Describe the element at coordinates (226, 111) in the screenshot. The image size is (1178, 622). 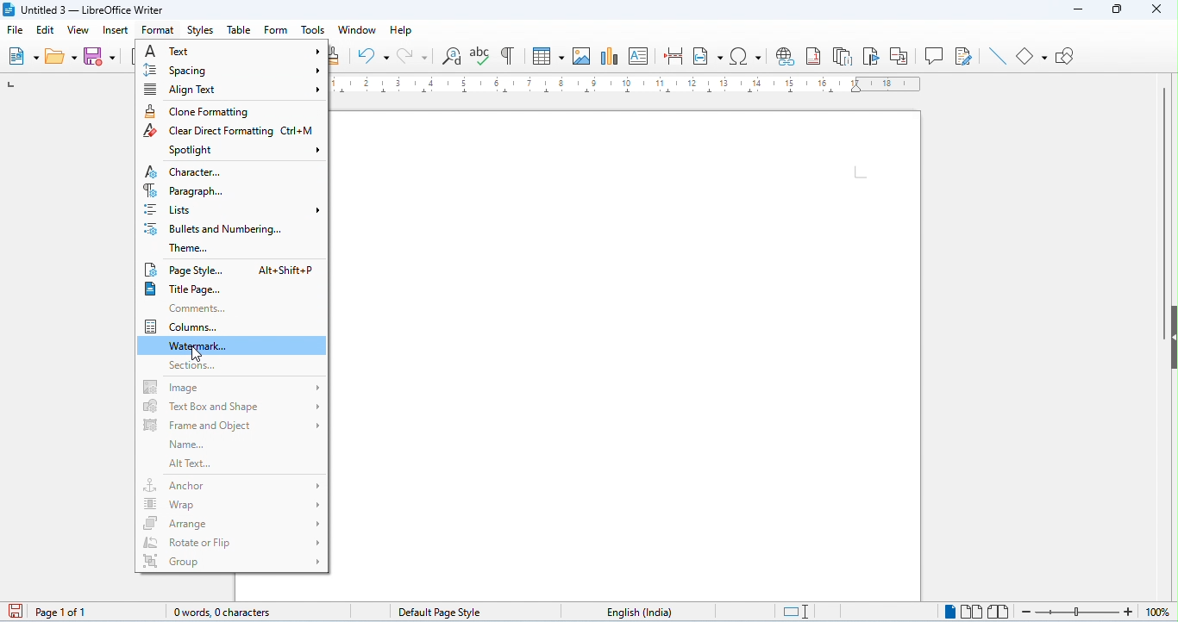
I see `clone formatting` at that location.